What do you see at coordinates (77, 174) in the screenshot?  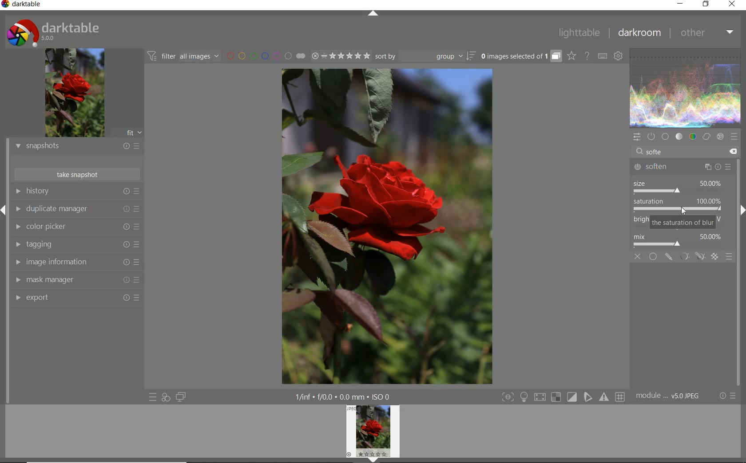 I see `take snapshot` at bounding box center [77, 174].